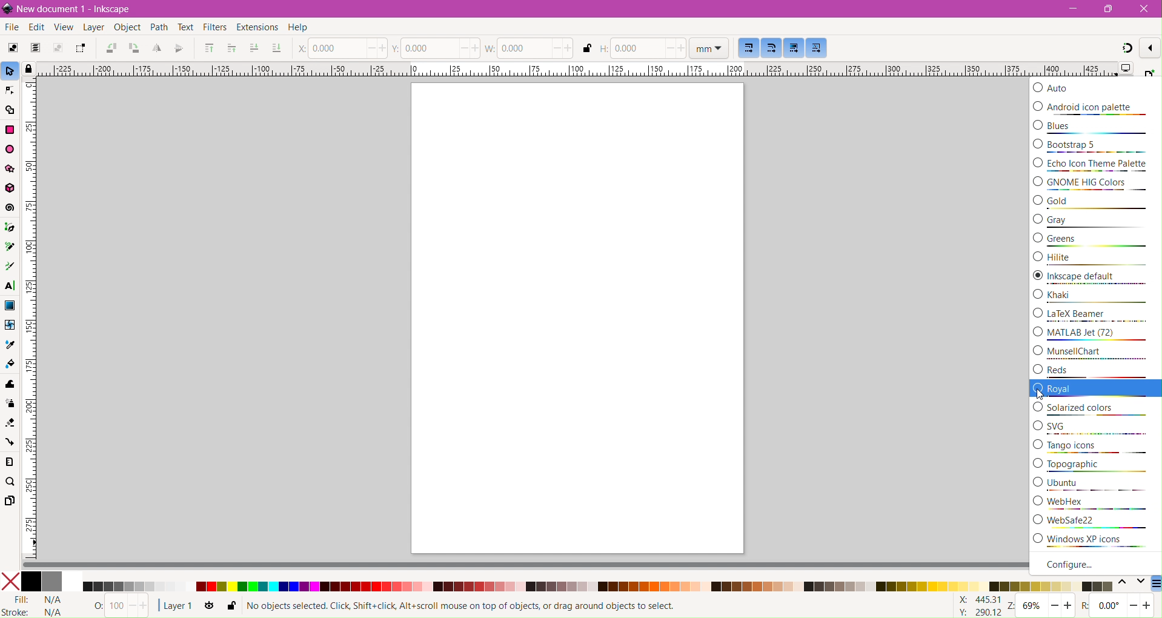 This screenshot has width=1162, height=618. Describe the element at coordinates (1126, 69) in the screenshot. I see `Display Options` at that location.